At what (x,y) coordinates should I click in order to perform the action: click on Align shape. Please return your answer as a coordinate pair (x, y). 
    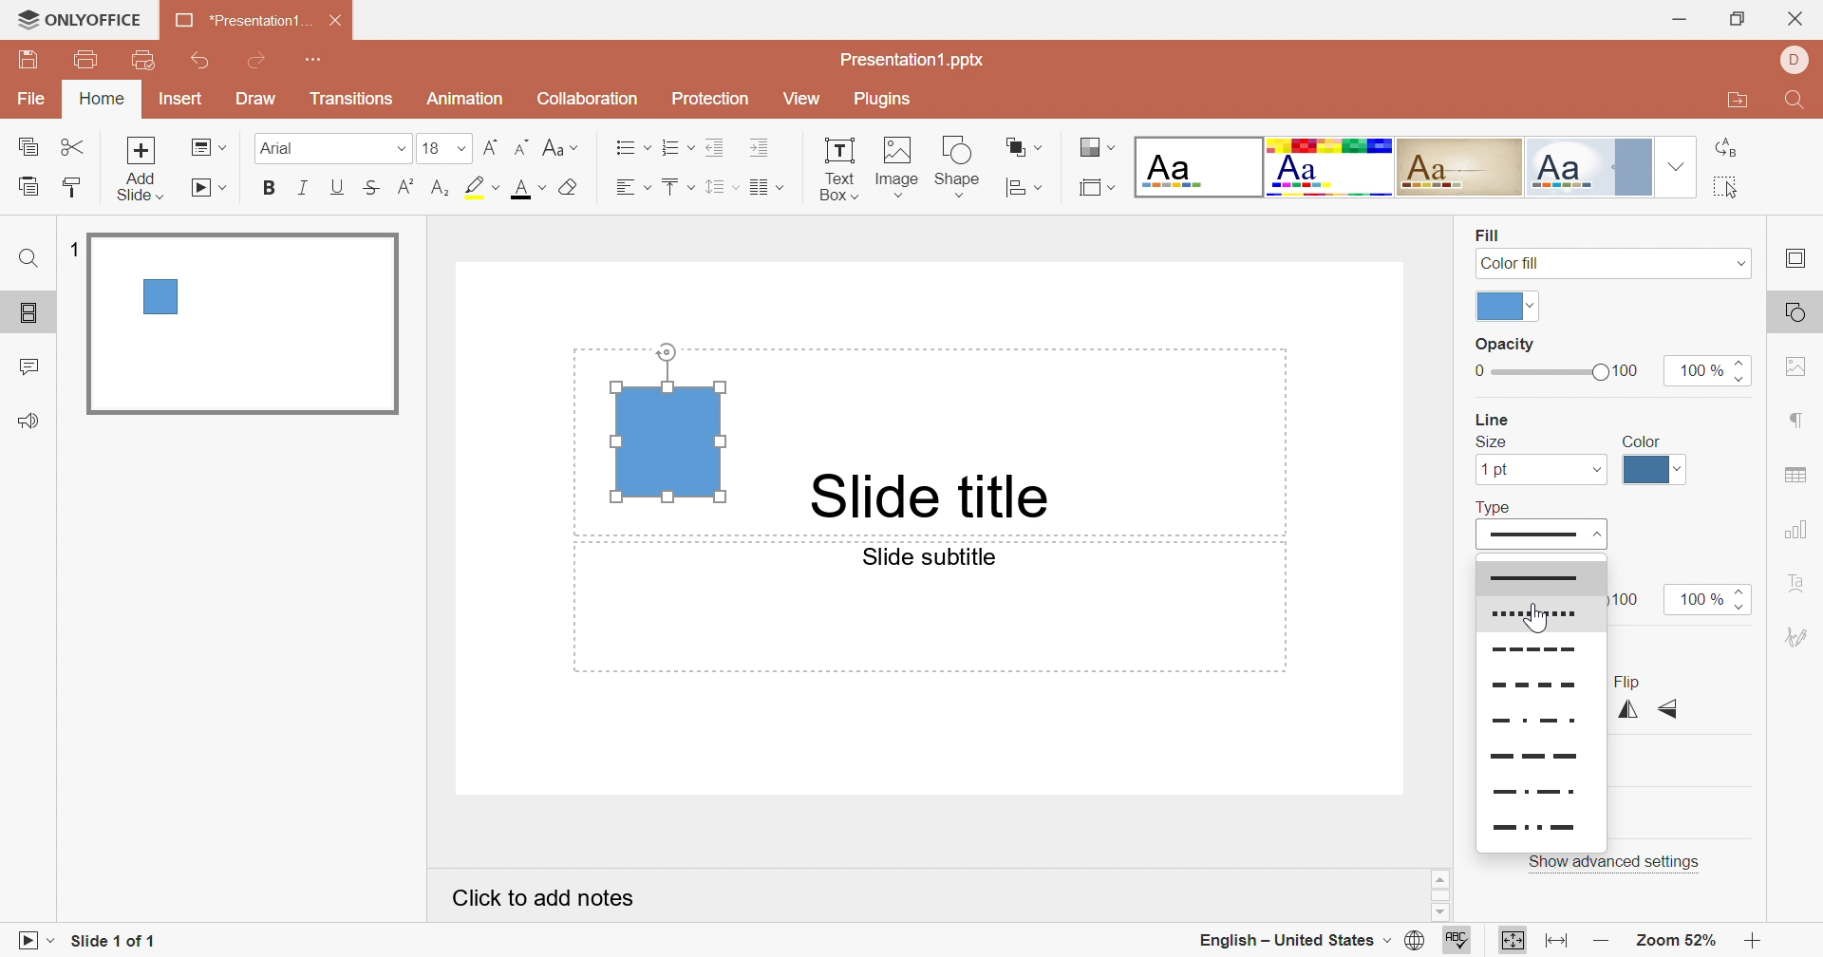
    Looking at the image, I should click on (1024, 189).